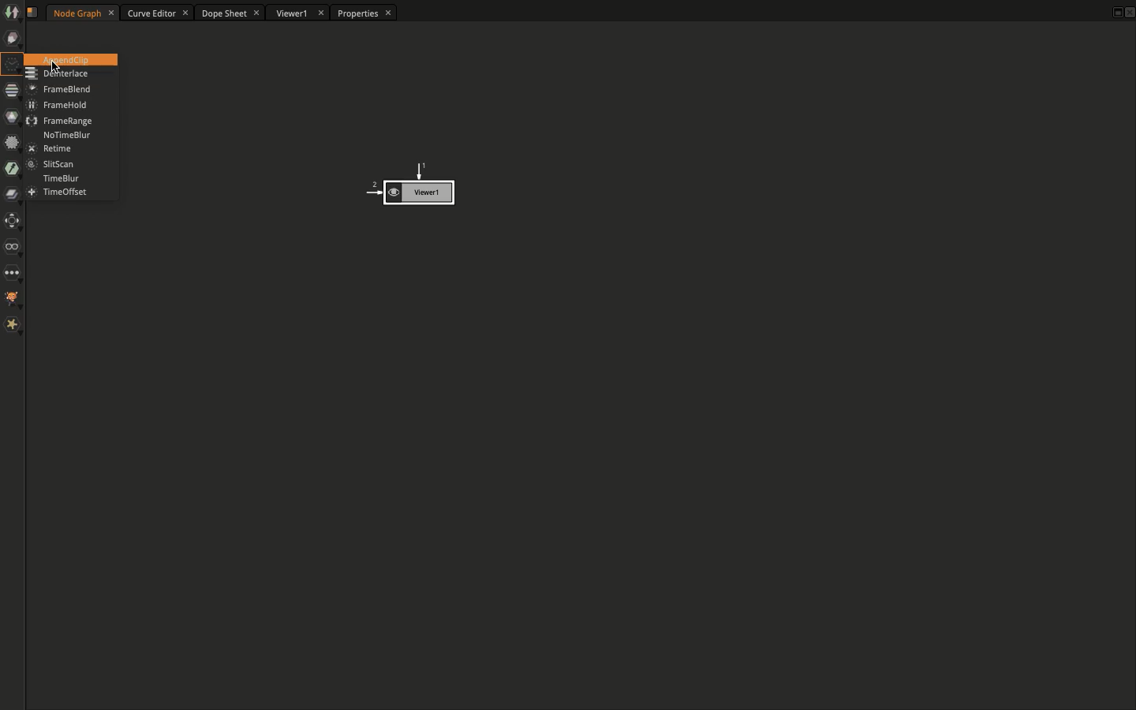  I want to click on Close, so click(1129, 14).